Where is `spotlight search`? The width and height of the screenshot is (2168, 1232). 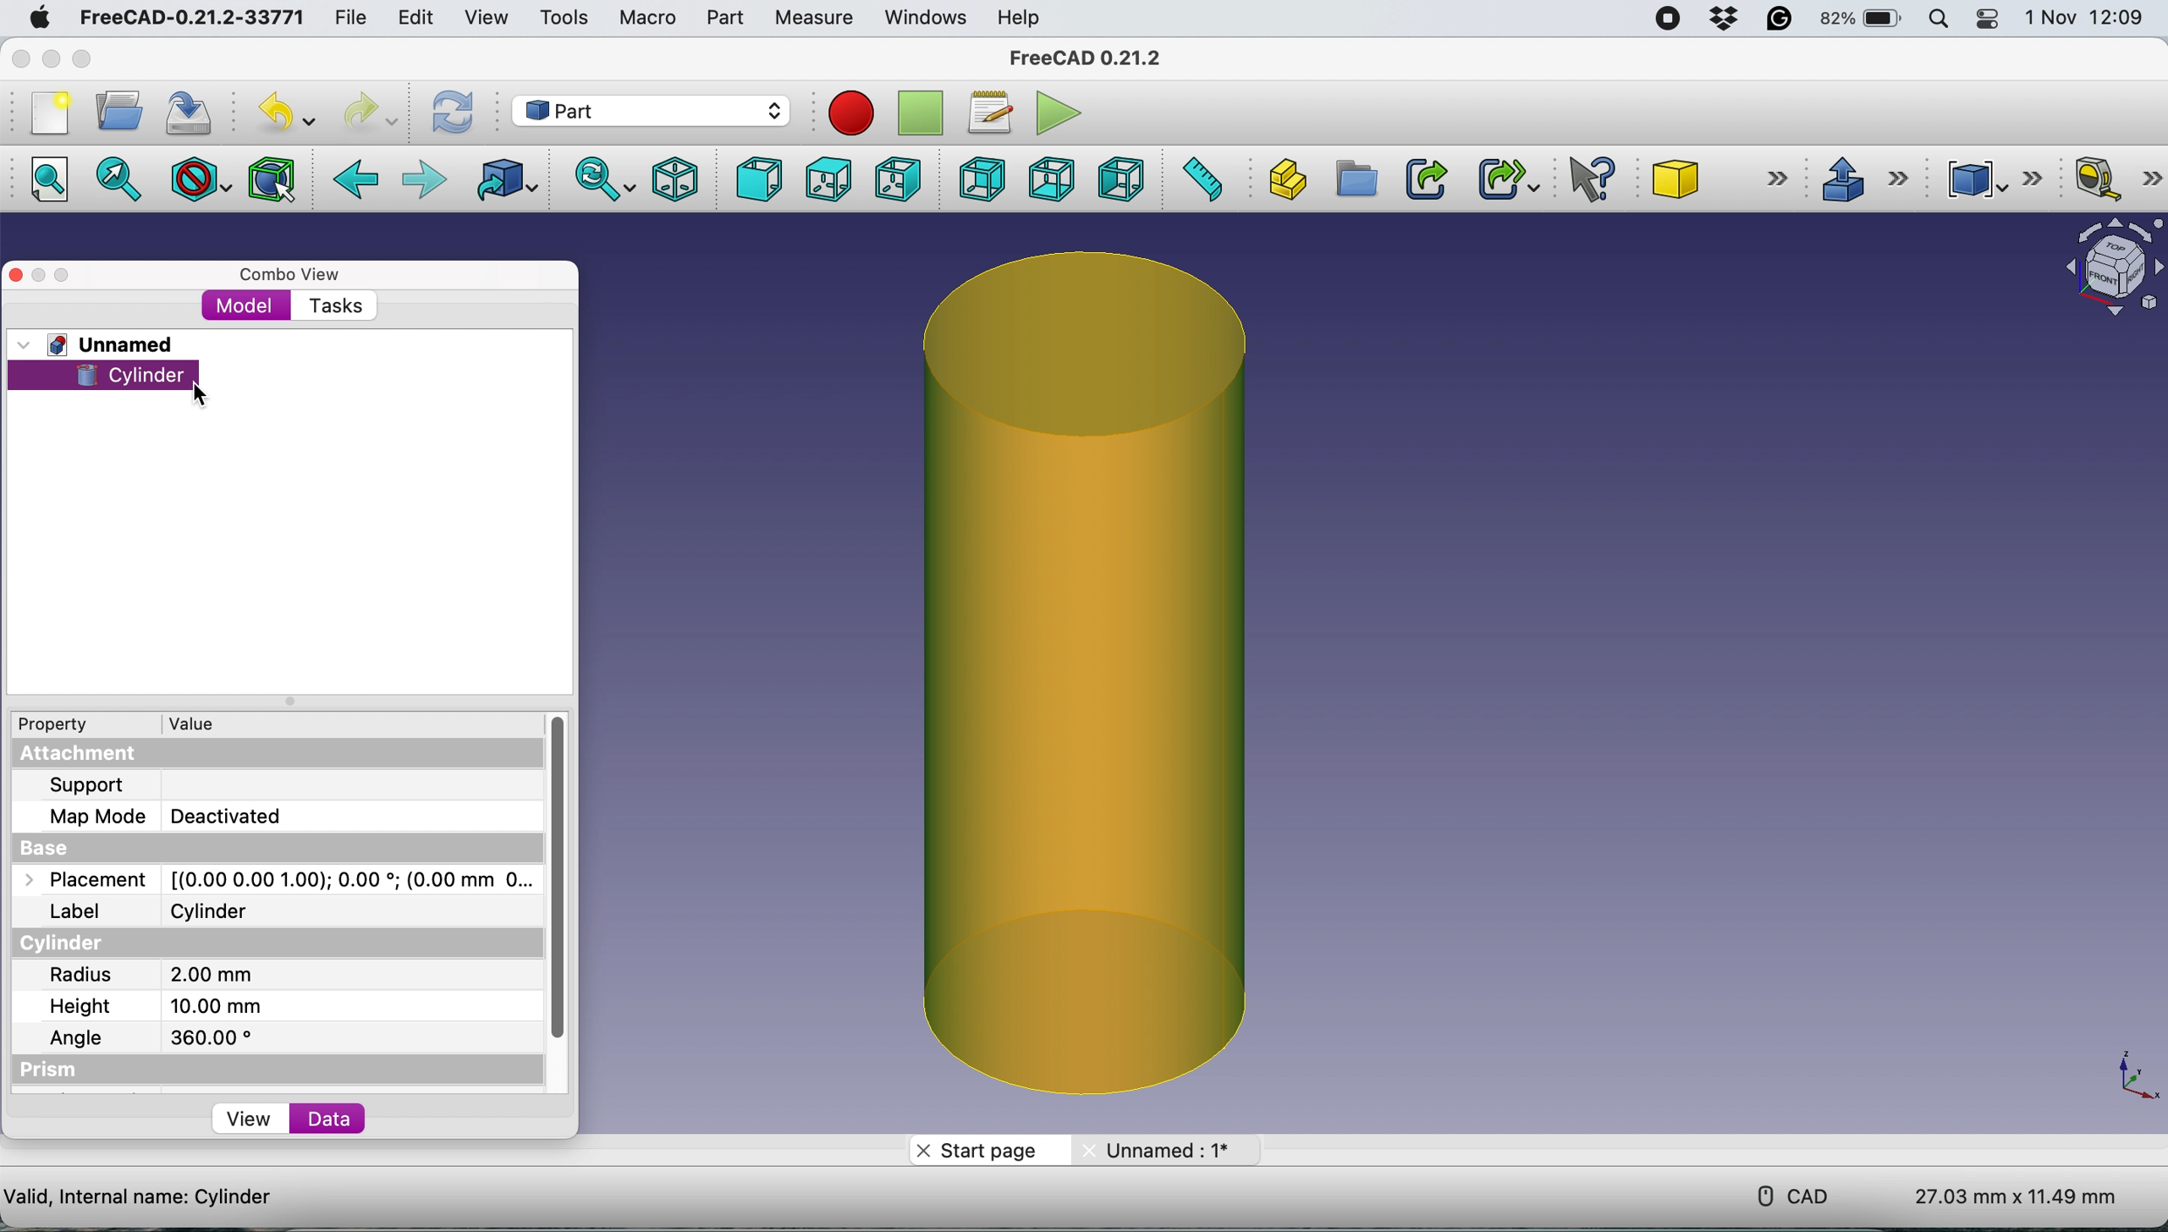 spotlight search is located at coordinates (1941, 19).